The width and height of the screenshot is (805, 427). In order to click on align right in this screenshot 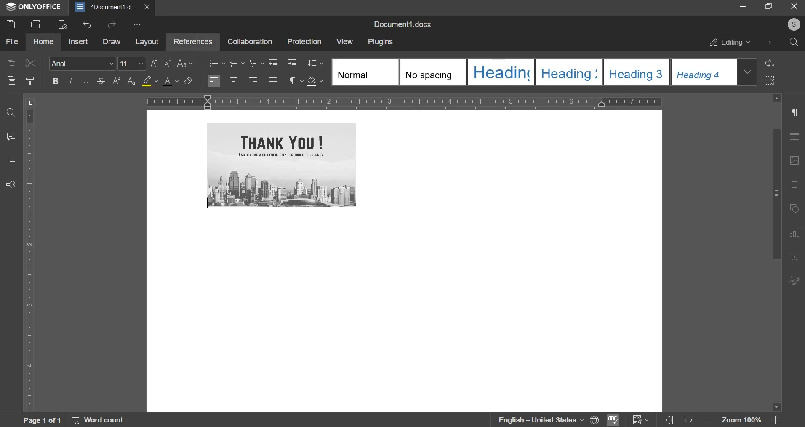, I will do `click(253, 80)`.